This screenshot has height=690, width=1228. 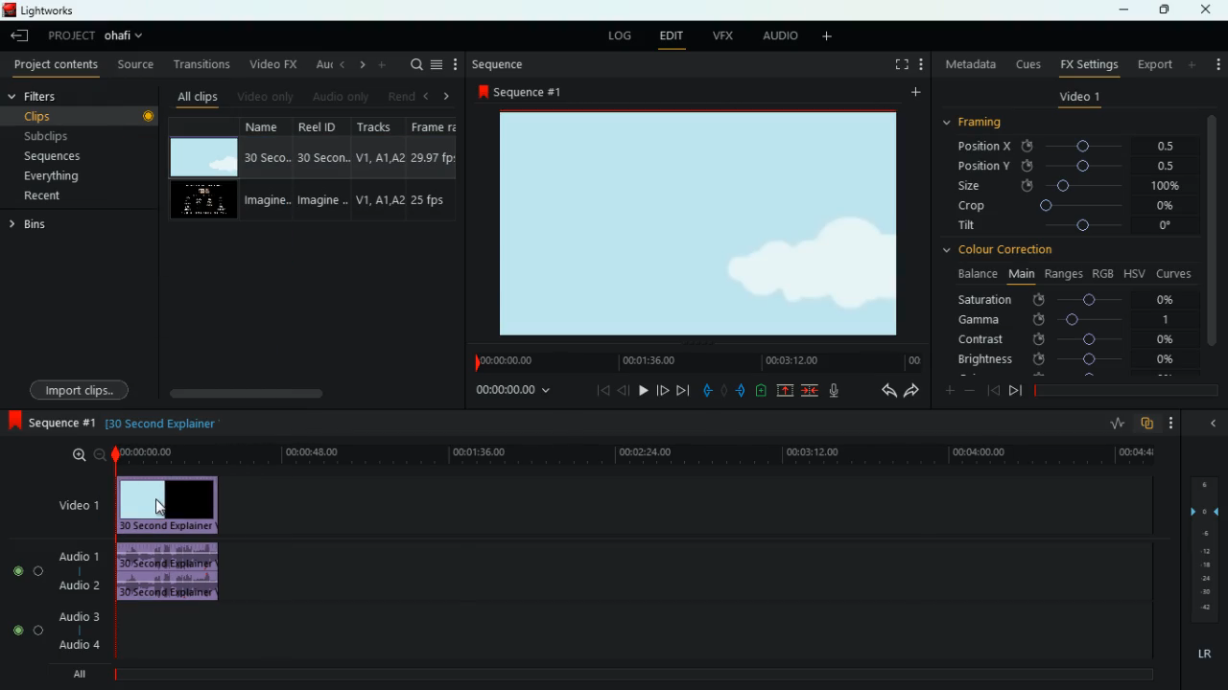 What do you see at coordinates (975, 274) in the screenshot?
I see `balance` at bounding box center [975, 274].